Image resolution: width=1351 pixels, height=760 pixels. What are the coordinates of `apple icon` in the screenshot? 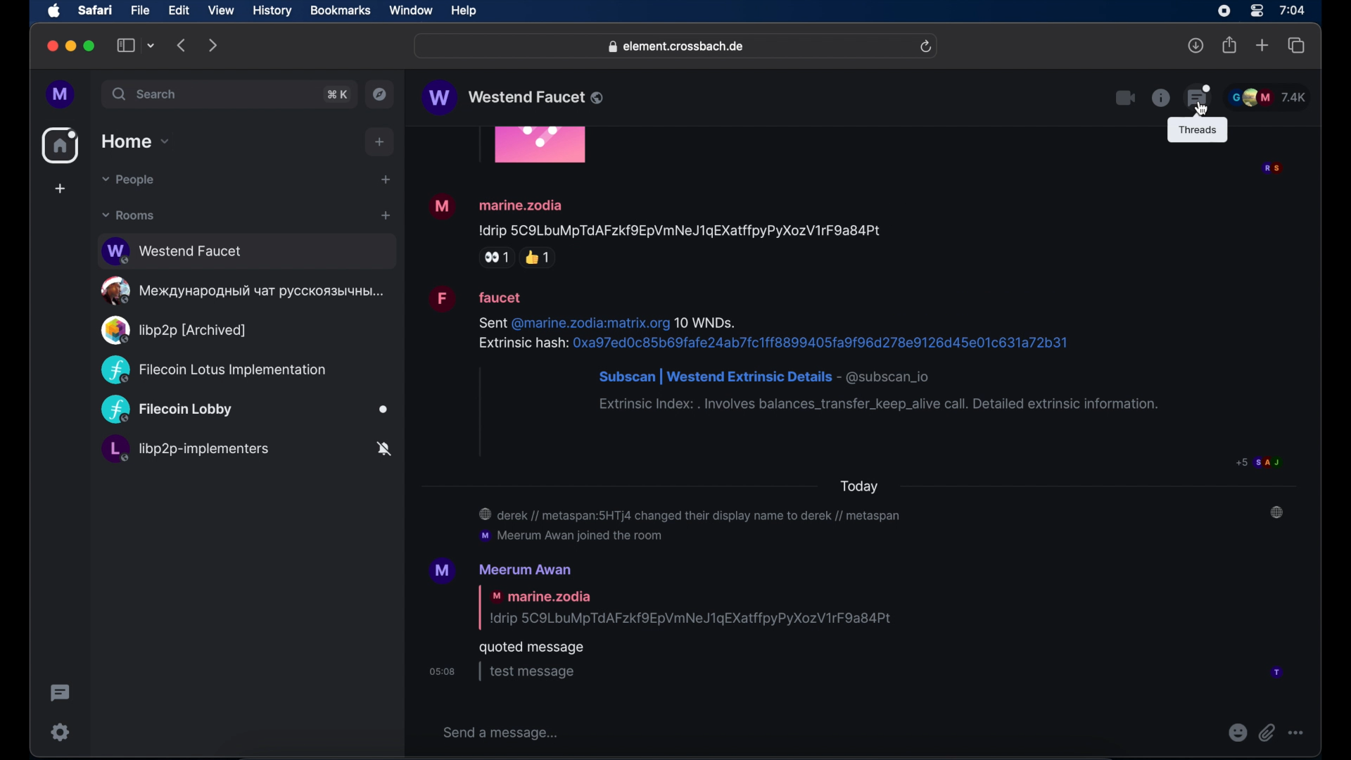 It's located at (54, 11).